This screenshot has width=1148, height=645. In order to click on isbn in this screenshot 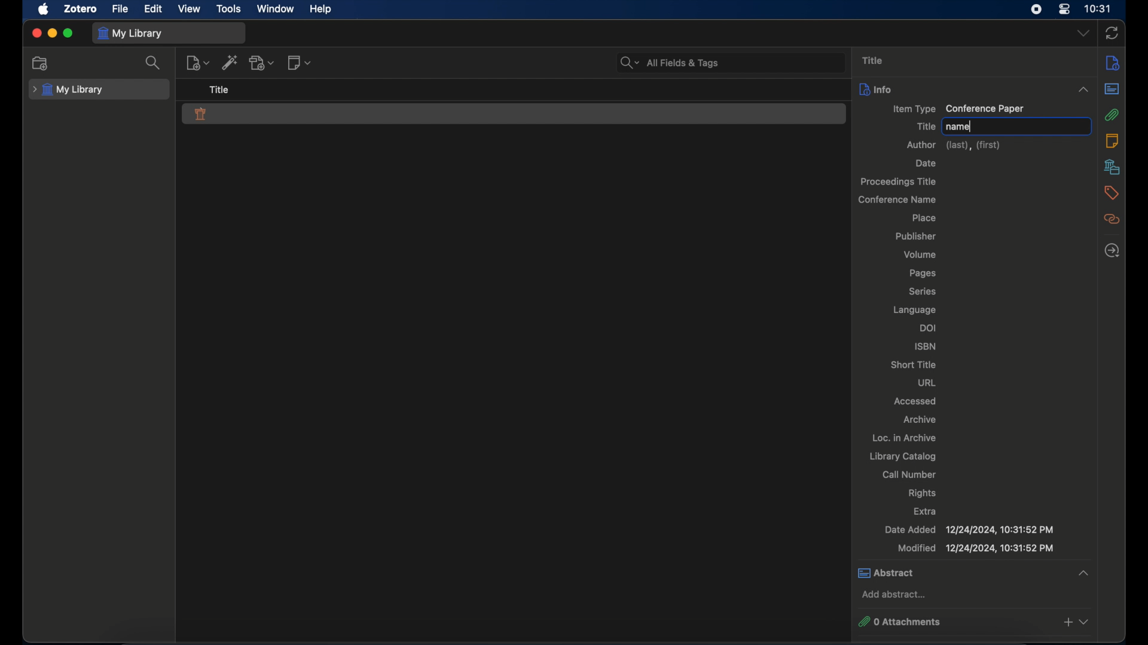, I will do `click(926, 346)`.